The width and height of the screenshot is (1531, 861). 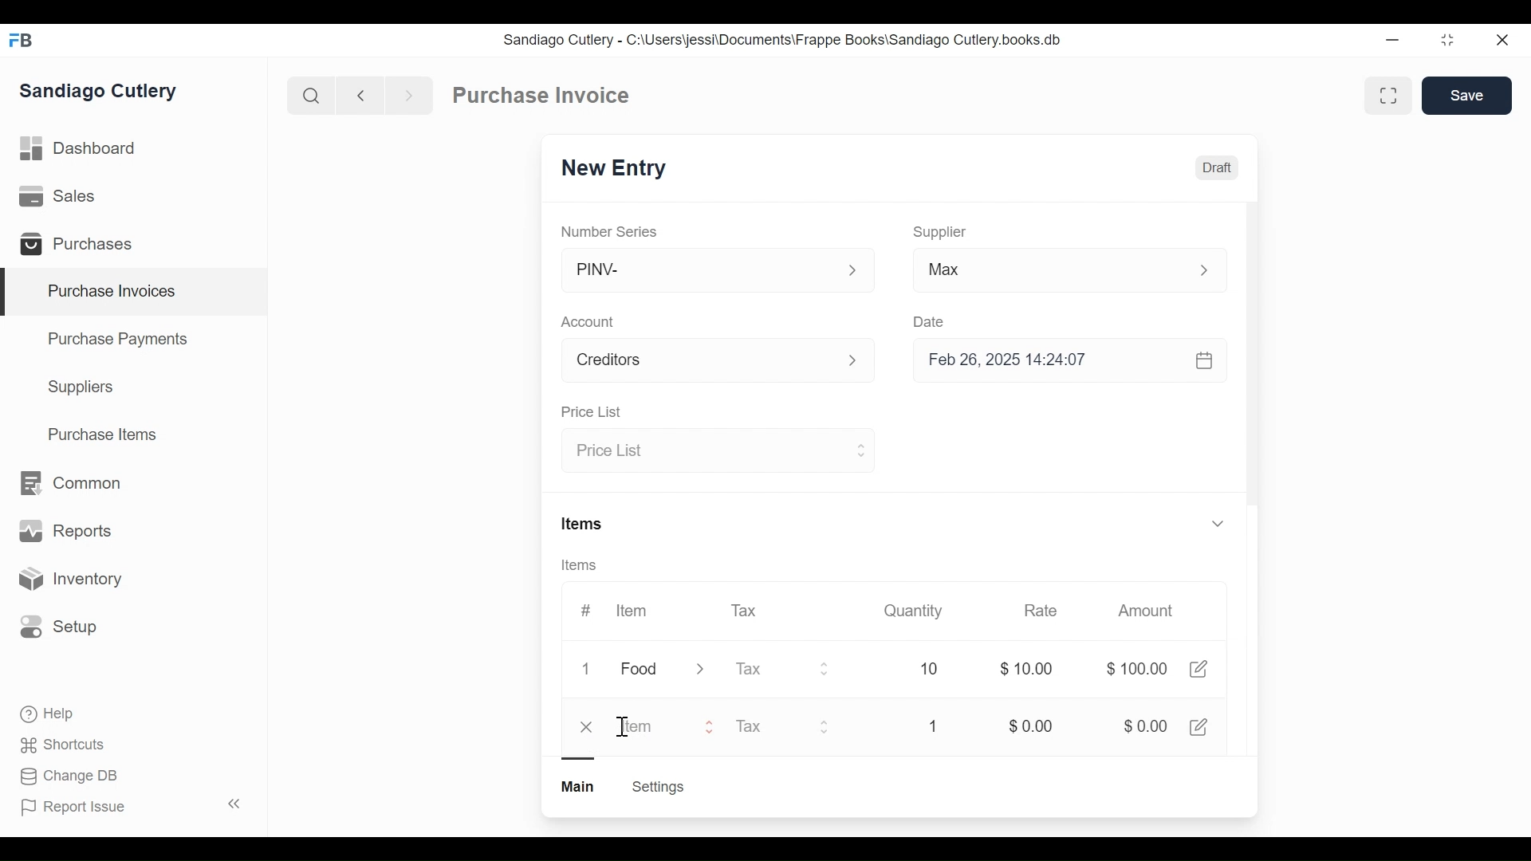 I want to click on Purchase Invoice, so click(x=543, y=96).